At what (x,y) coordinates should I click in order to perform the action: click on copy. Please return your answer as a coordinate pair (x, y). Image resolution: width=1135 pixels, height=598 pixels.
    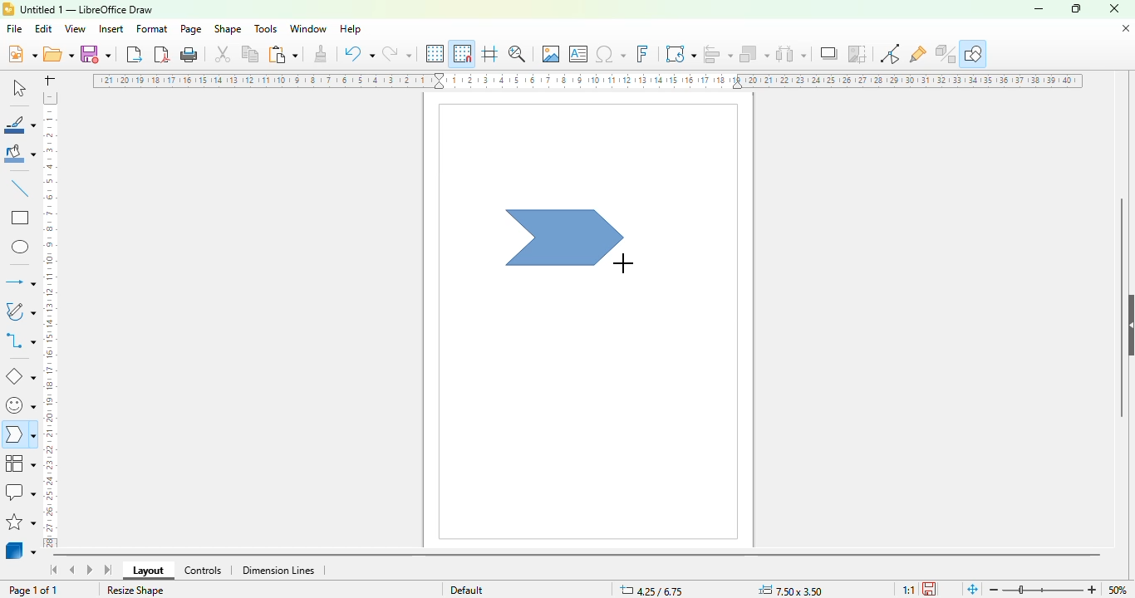
    Looking at the image, I should click on (250, 54).